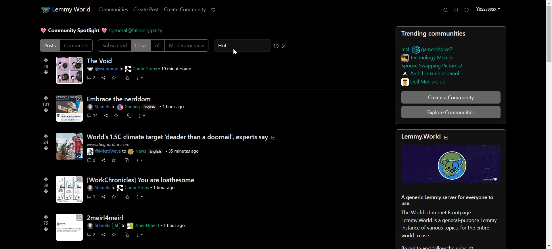 This screenshot has height=249, width=552. I want to click on , so click(91, 196).